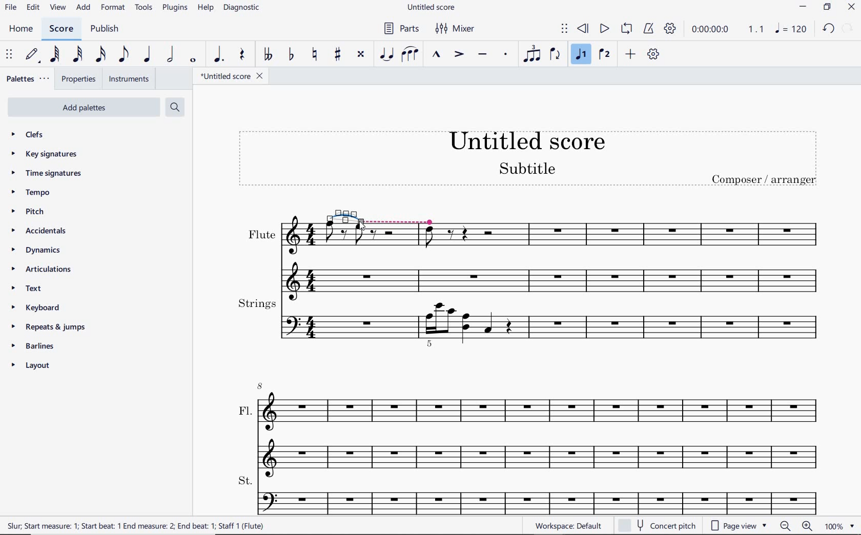 The image size is (861, 535). Describe the element at coordinates (65, 28) in the screenshot. I see `SCORE` at that location.